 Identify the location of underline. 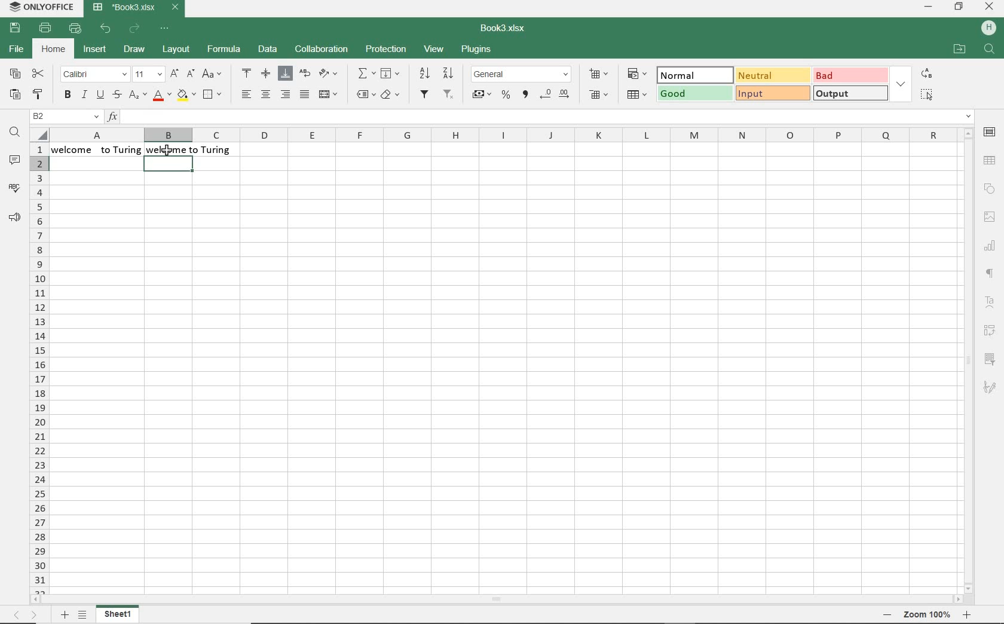
(101, 96).